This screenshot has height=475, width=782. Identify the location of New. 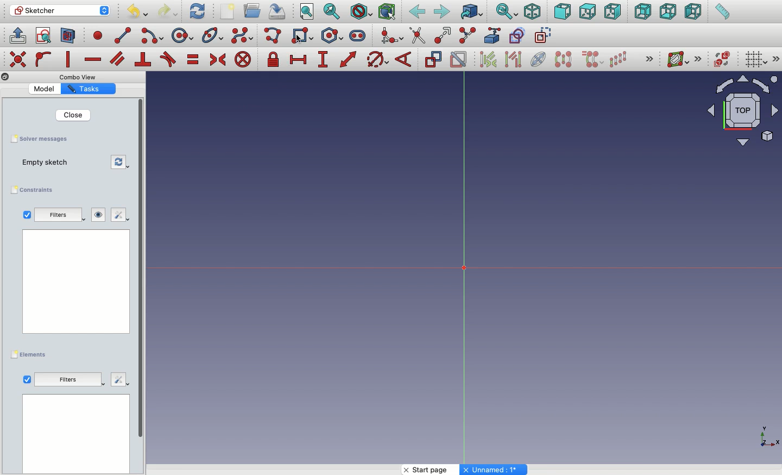
(230, 12).